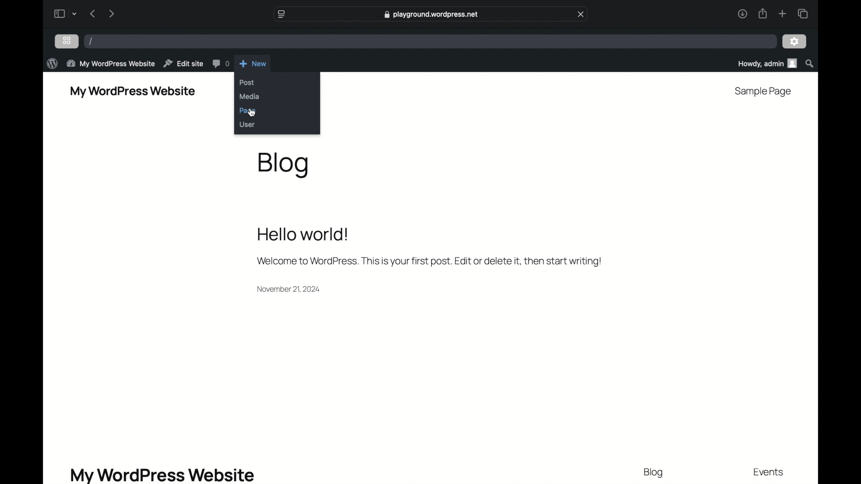  Describe the element at coordinates (795, 42) in the screenshot. I see `settings` at that location.